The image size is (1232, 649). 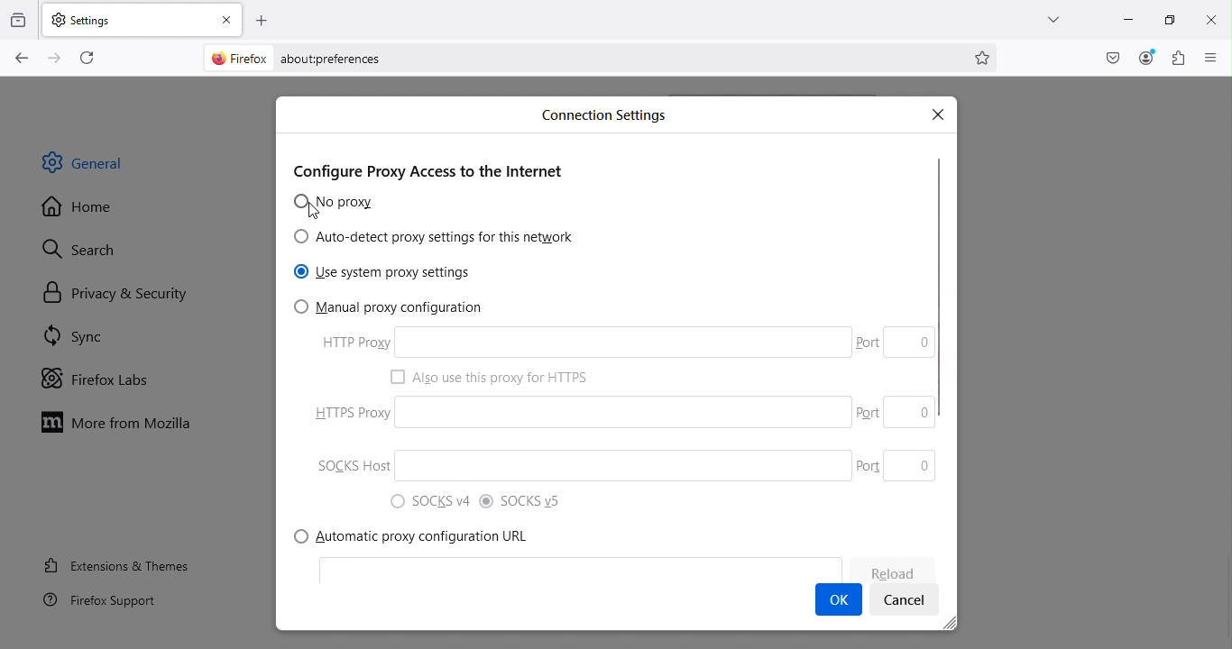 I want to click on Auto-detect proxy settings for this network, so click(x=437, y=239).